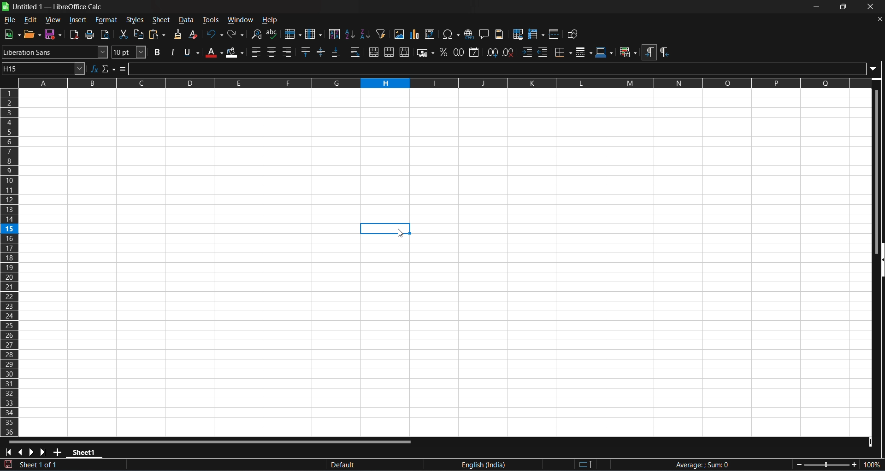 The height and width of the screenshot is (471, 885). What do you see at coordinates (399, 234) in the screenshot?
I see `cursor` at bounding box center [399, 234].